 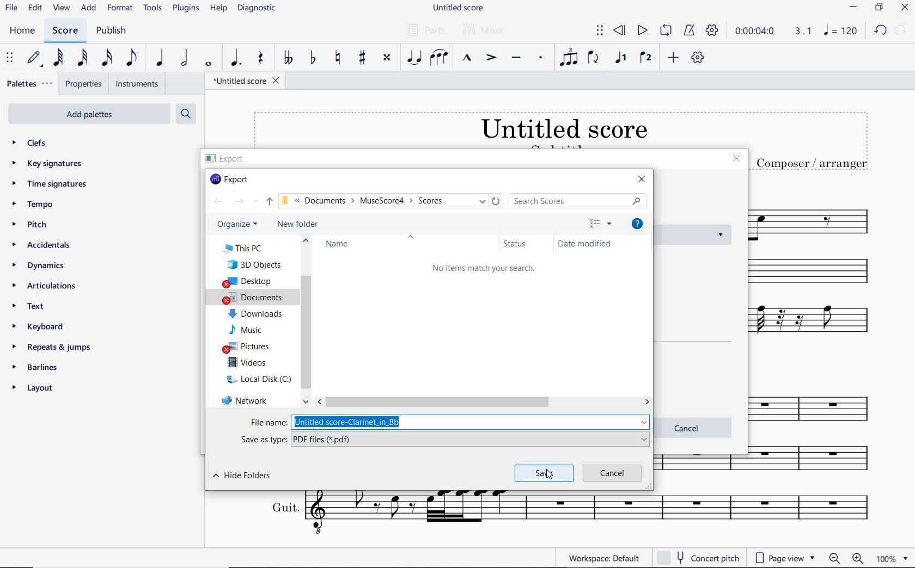 What do you see at coordinates (153, 9) in the screenshot?
I see `TOOLS` at bounding box center [153, 9].